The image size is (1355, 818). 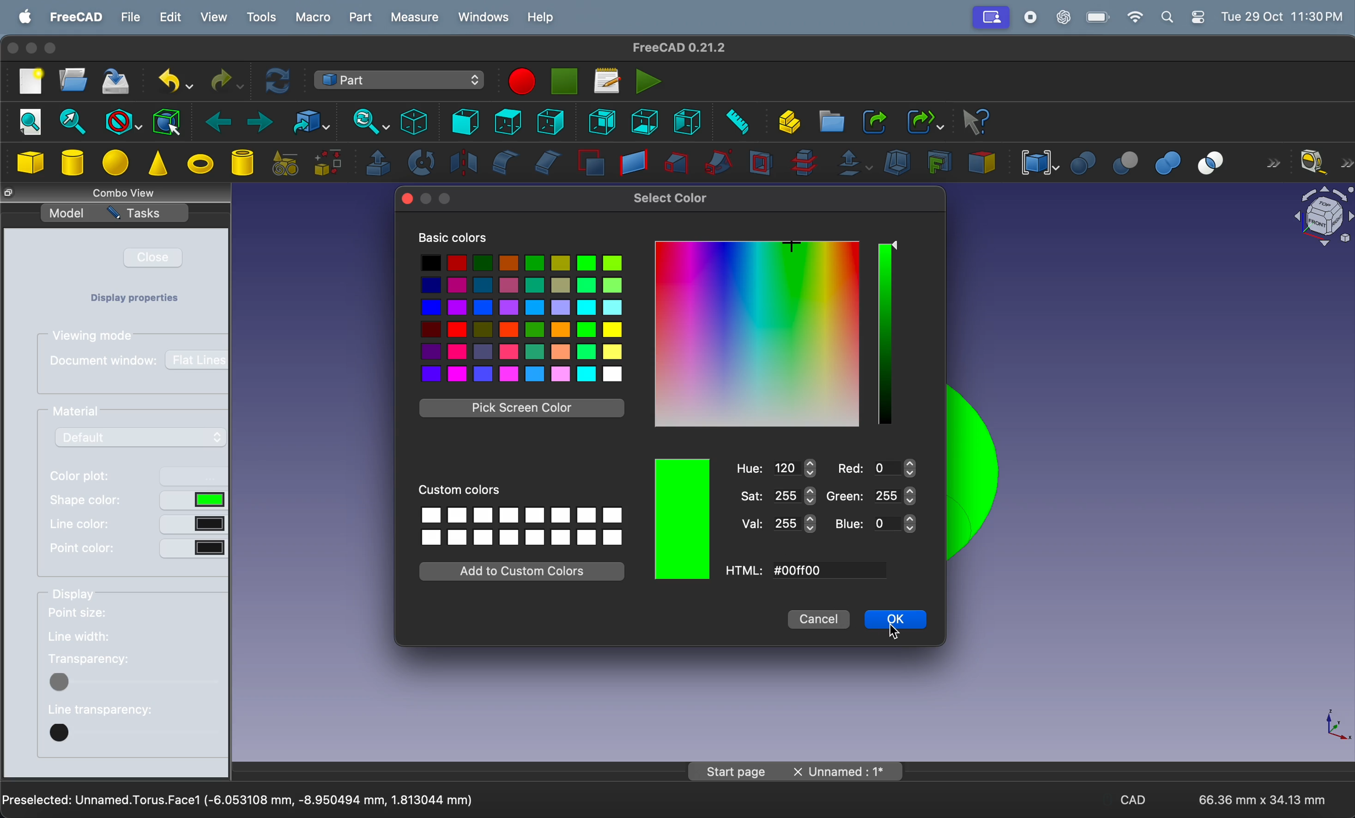 What do you see at coordinates (779, 469) in the screenshot?
I see `Hue 0` at bounding box center [779, 469].